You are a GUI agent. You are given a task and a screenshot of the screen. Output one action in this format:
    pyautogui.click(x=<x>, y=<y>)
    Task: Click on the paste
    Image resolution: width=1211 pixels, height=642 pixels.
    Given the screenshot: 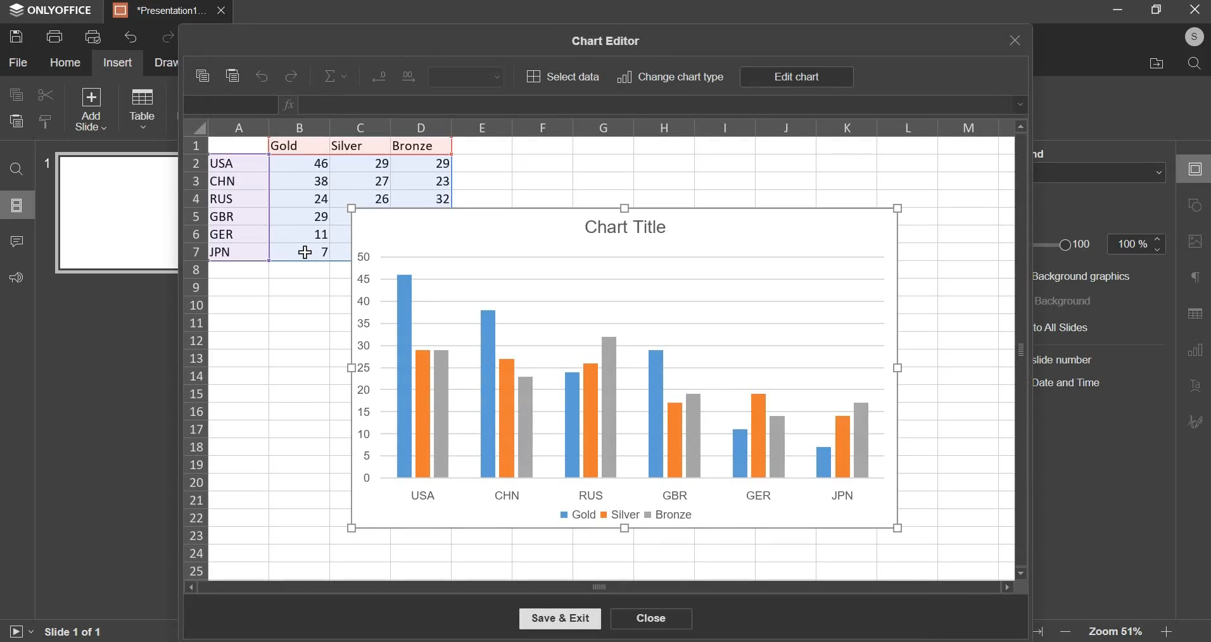 What is the action you would take?
    pyautogui.click(x=16, y=122)
    